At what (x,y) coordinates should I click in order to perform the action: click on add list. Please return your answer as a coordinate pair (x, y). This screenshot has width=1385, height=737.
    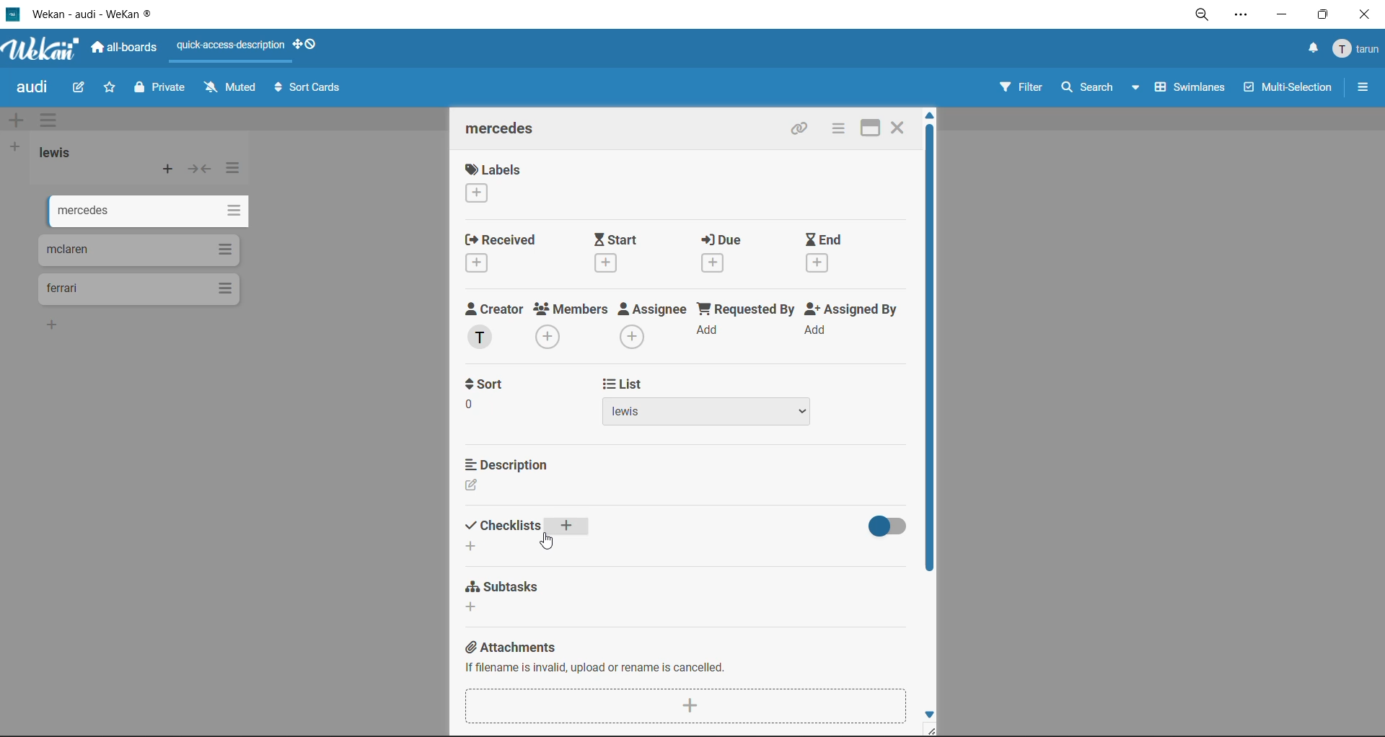
    Looking at the image, I should click on (16, 147).